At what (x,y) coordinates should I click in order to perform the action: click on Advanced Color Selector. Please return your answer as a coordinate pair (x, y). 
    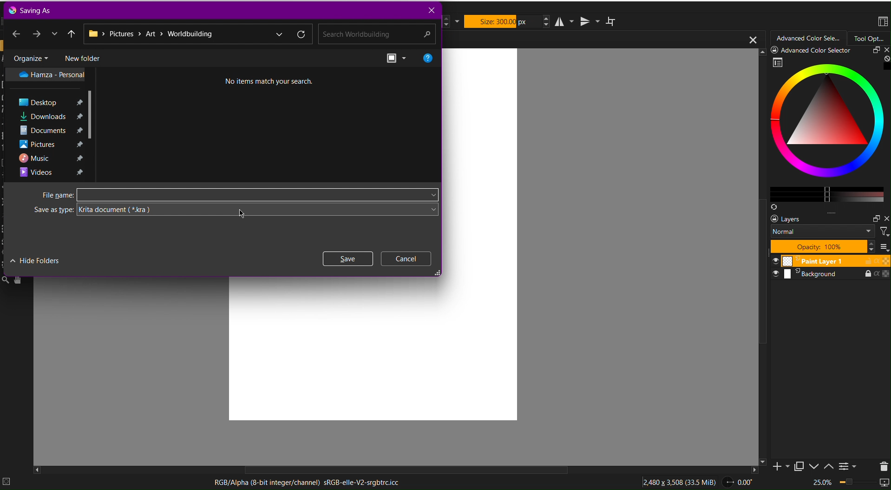
    Looking at the image, I should click on (809, 39).